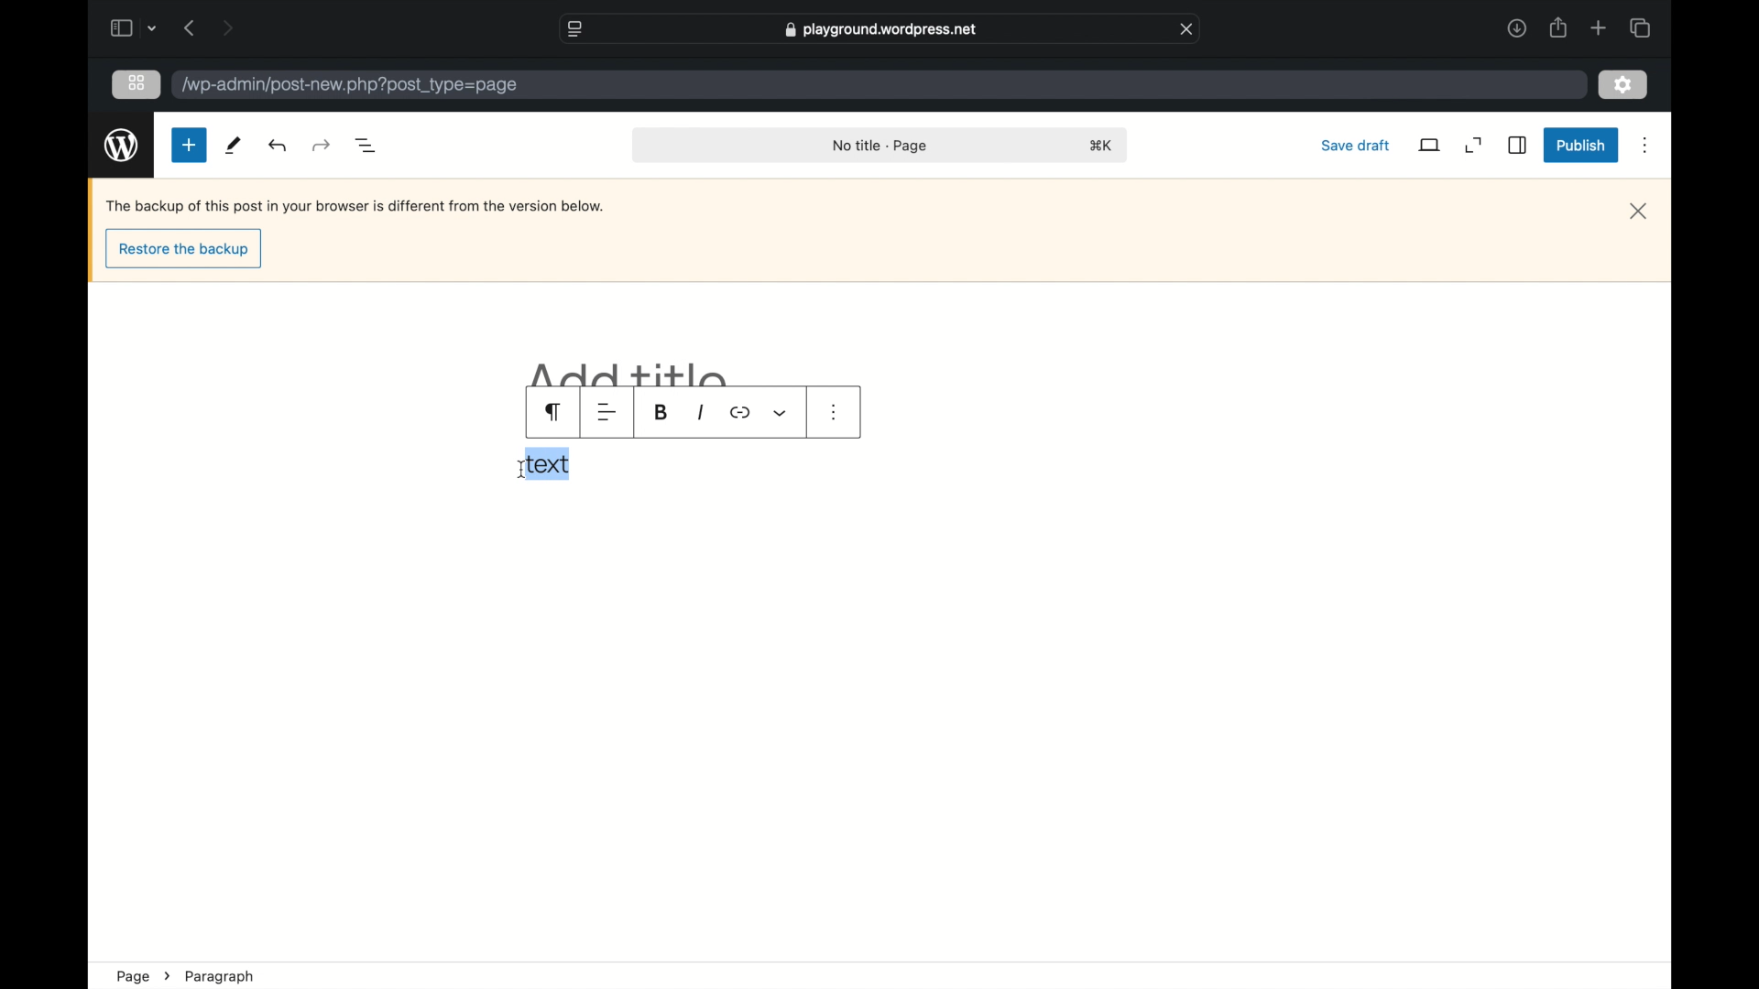 The image size is (1759, 989). I want to click on dropdown, so click(781, 413).